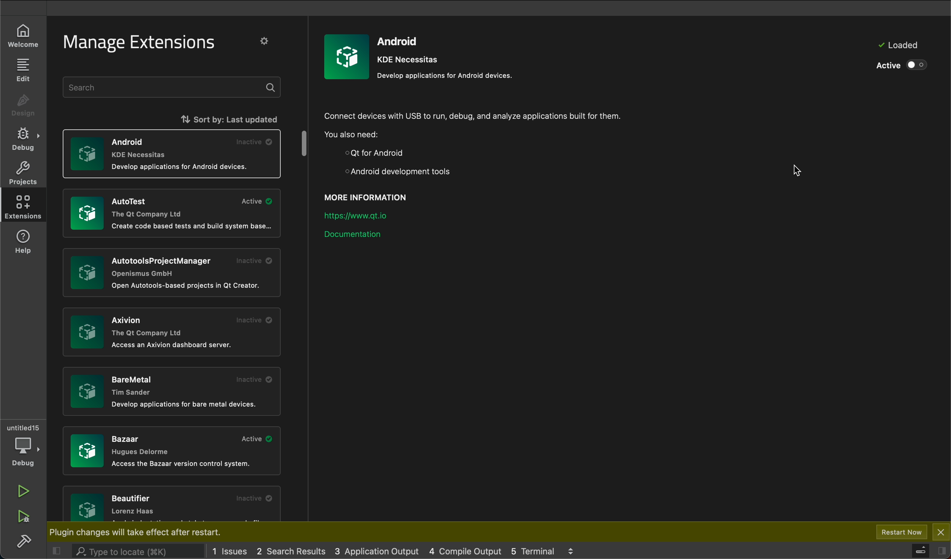  I want to click on build, so click(23, 541).